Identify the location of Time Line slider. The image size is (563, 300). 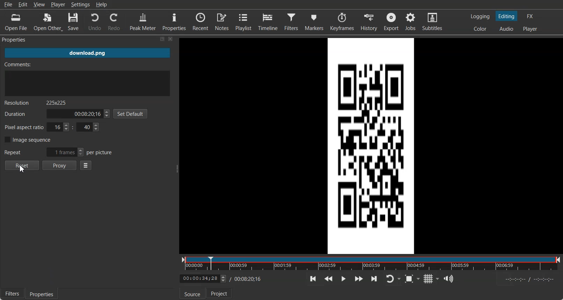
(371, 263).